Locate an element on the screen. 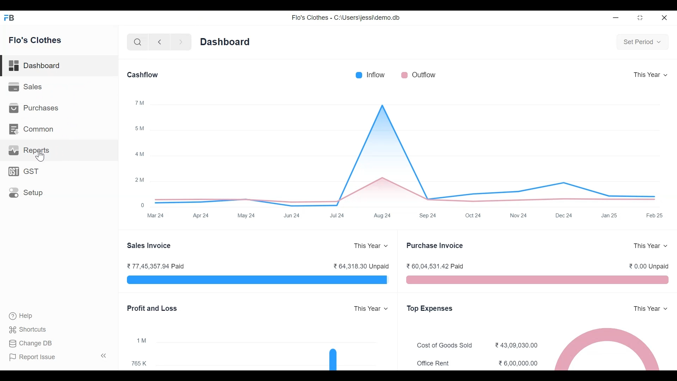  Change DB is located at coordinates (32, 343).